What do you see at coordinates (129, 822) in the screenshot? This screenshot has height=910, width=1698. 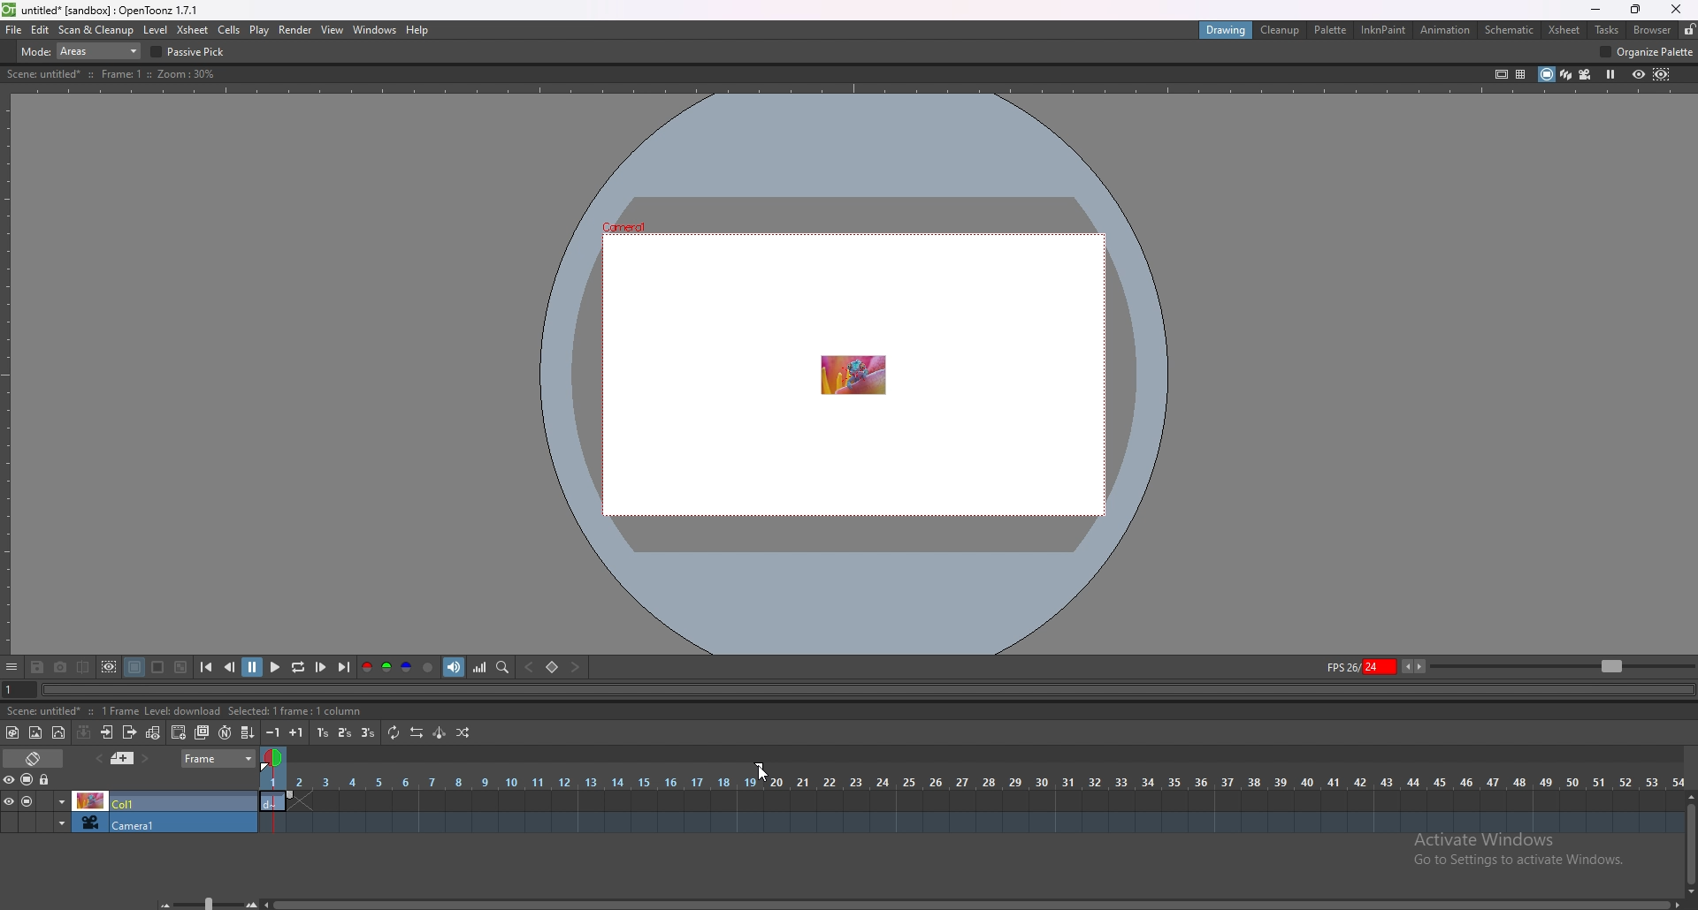 I see `camera` at bounding box center [129, 822].